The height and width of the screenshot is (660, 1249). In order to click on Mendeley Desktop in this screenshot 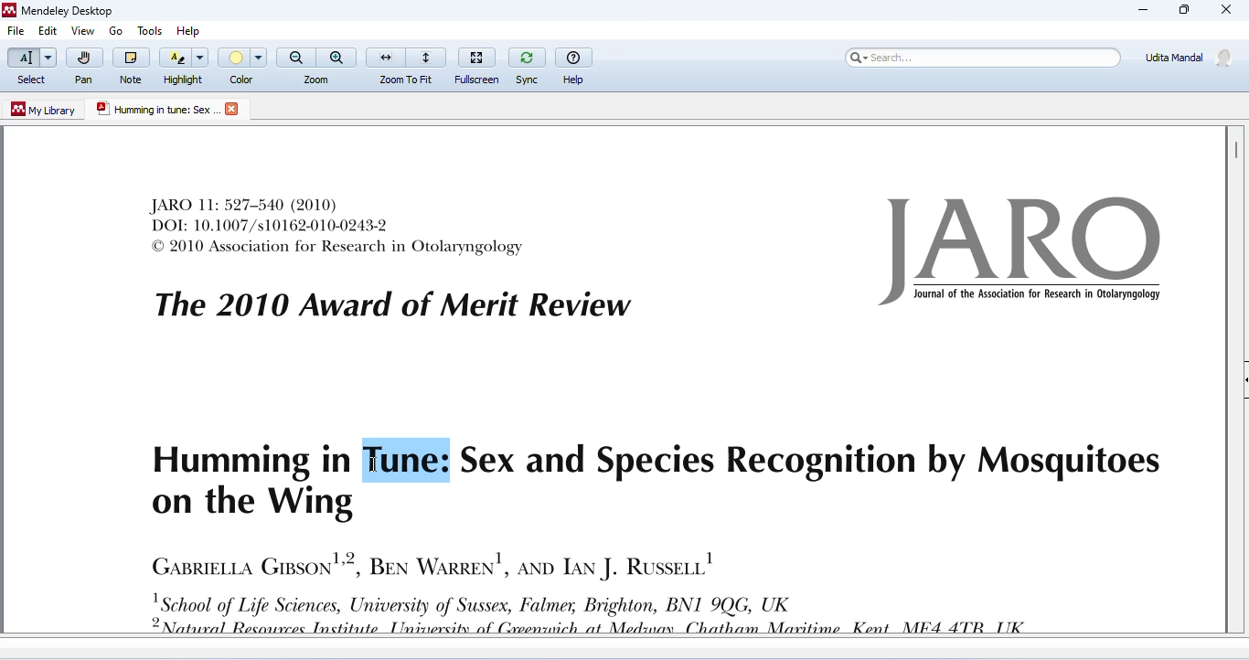, I will do `click(58, 12)`.